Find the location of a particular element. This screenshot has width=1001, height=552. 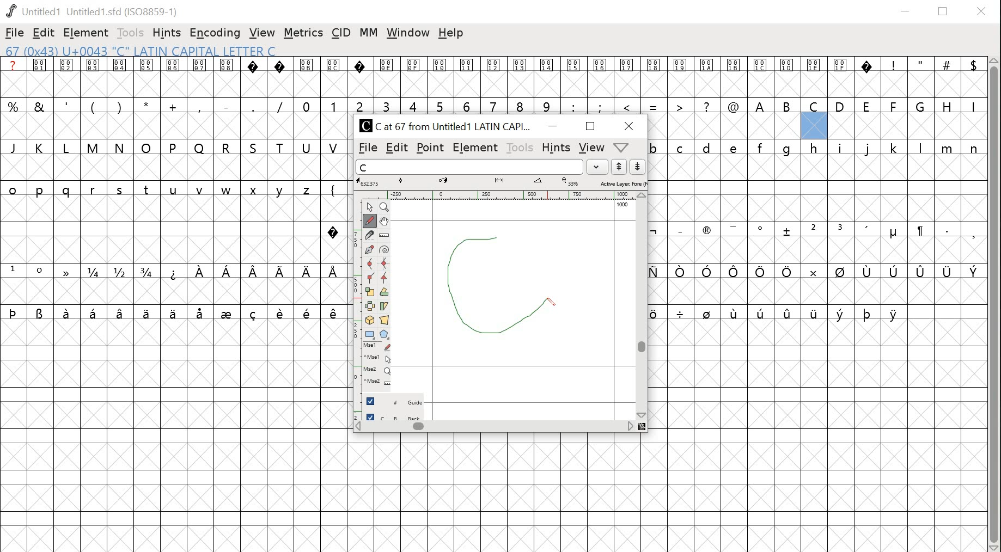

glyphs is located at coordinates (815, 209).